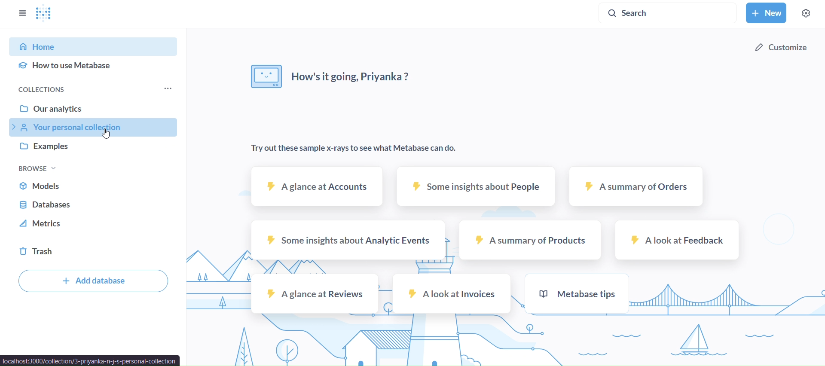 This screenshot has width=825, height=366. I want to click on customize, so click(784, 47).